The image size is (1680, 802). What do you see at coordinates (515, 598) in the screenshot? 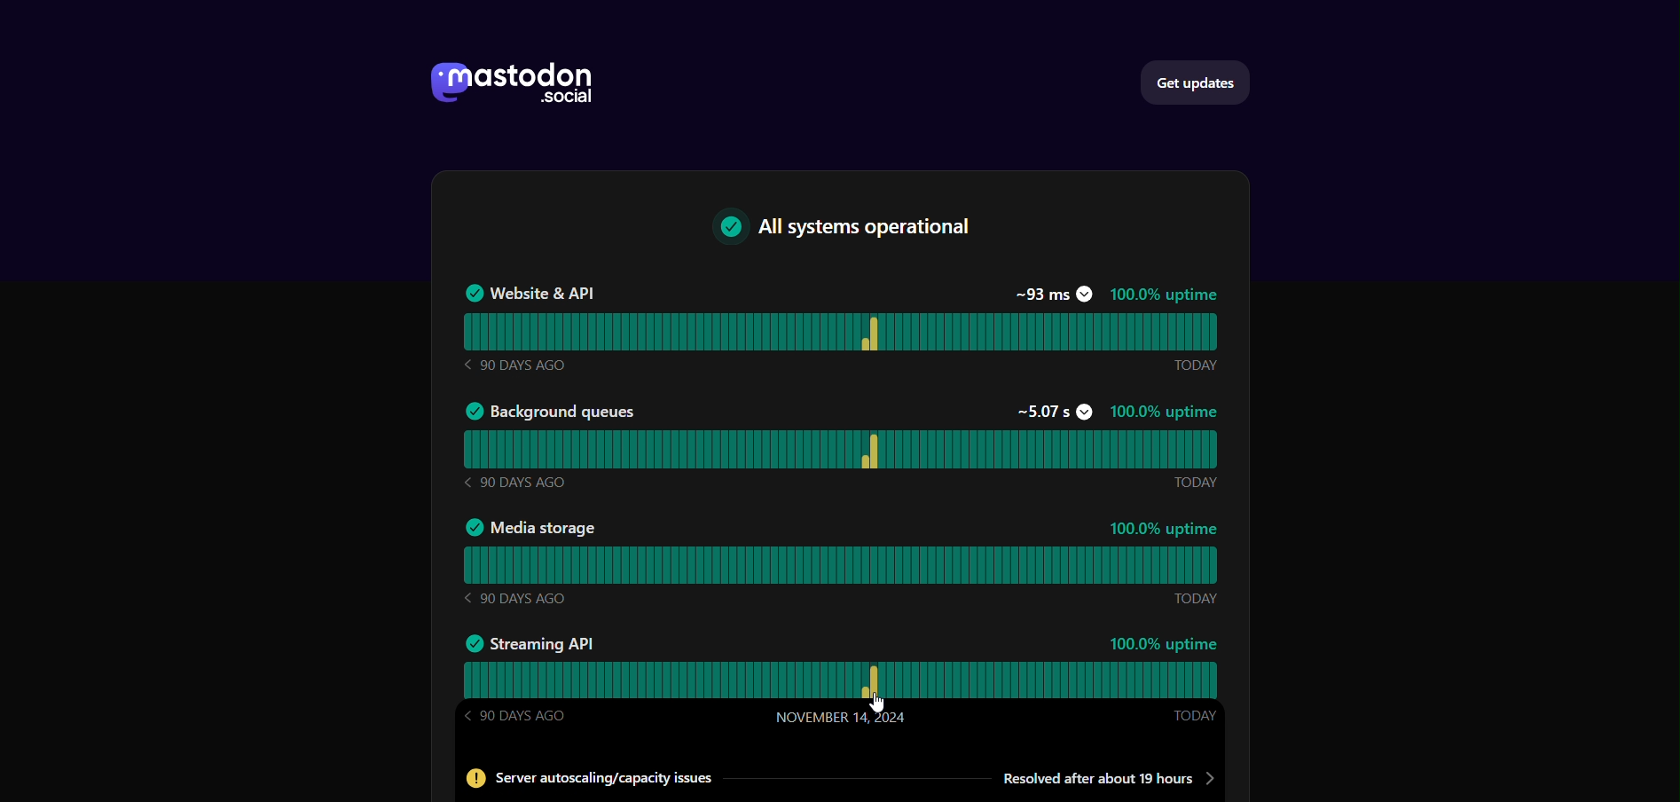
I see `90 days ago` at bounding box center [515, 598].